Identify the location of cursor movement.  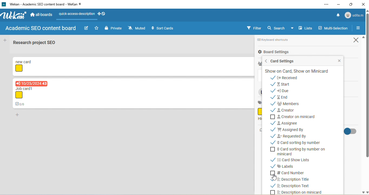
(275, 177).